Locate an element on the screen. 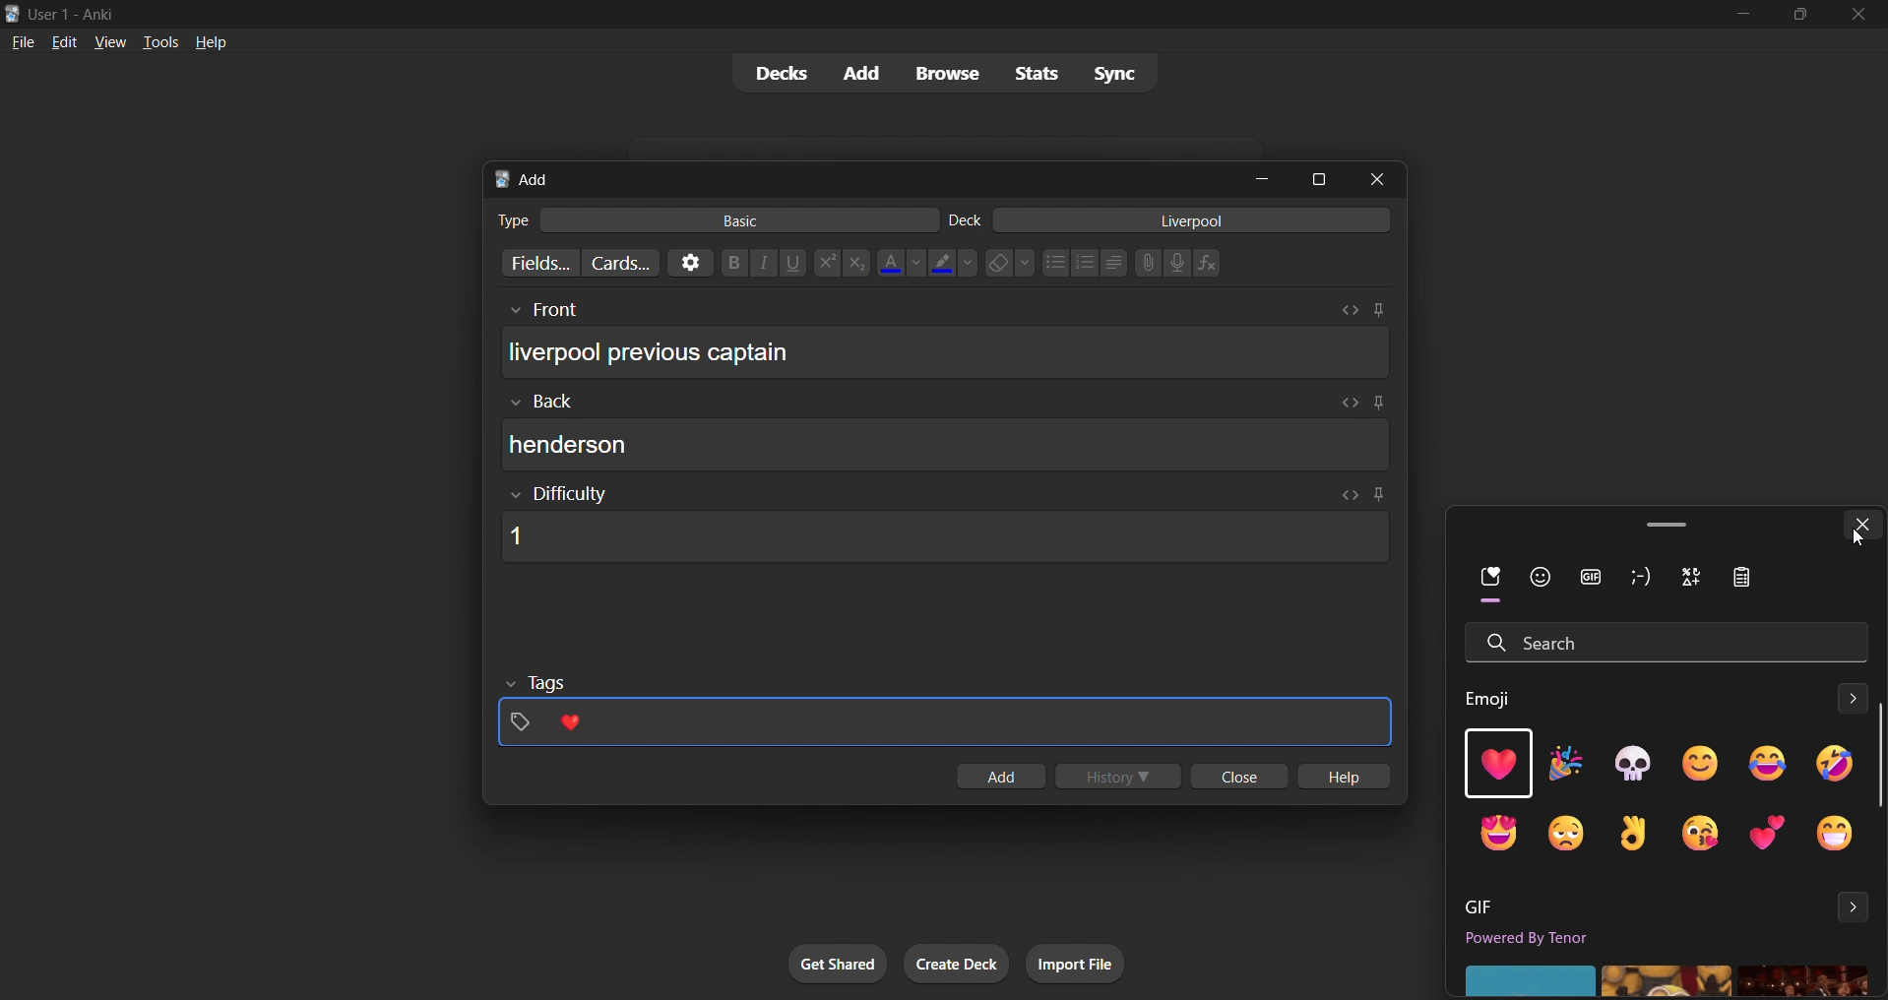 This screenshot has width=1888, height=1000. dotted list is located at coordinates (1054, 265).